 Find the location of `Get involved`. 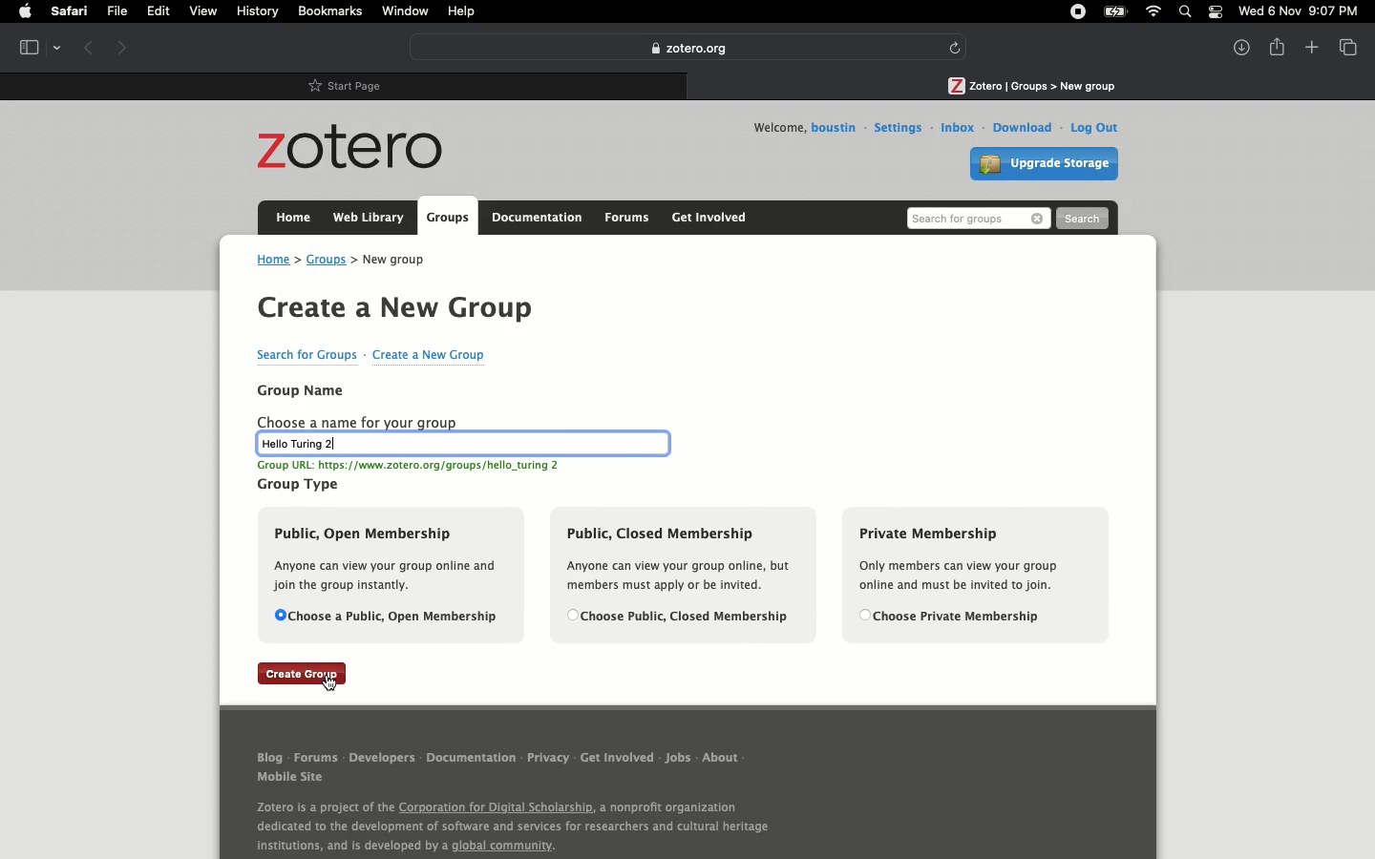

Get involved is located at coordinates (709, 217).